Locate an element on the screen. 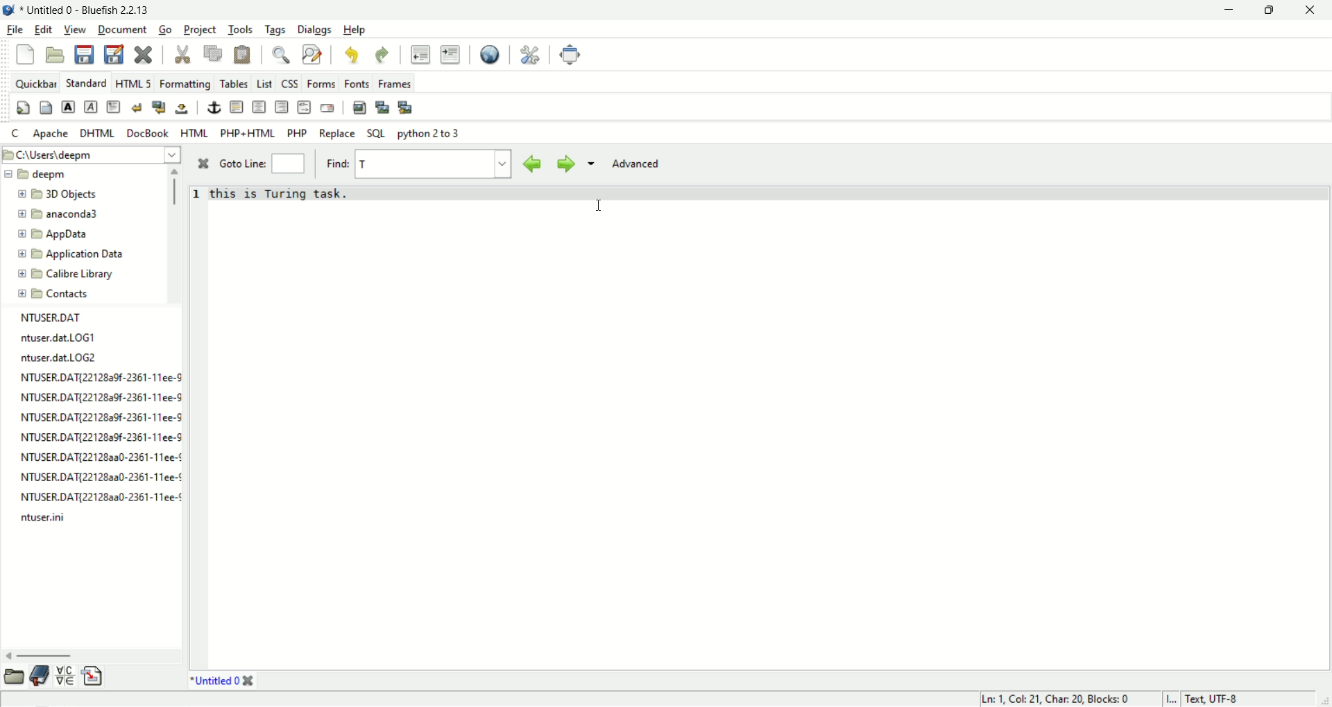 Image resolution: width=1332 pixels, height=707 pixels. I... Text, UTF-8 is located at coordinates (1203, 697).